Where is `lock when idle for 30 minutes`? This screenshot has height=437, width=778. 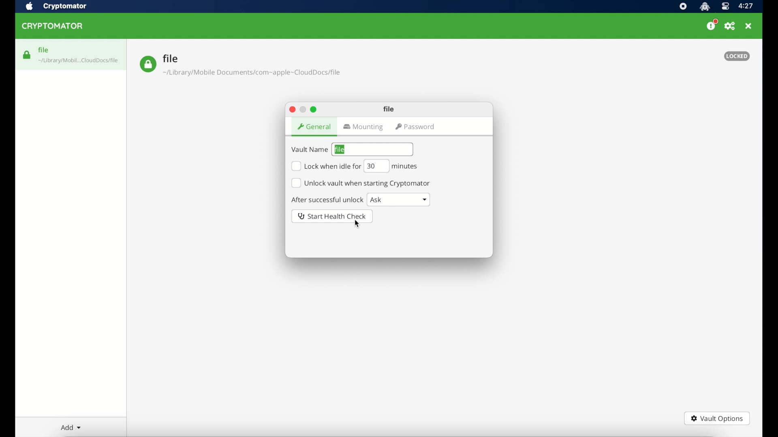 lock when idle for 30 minutes is located at coordinates (326, 166).